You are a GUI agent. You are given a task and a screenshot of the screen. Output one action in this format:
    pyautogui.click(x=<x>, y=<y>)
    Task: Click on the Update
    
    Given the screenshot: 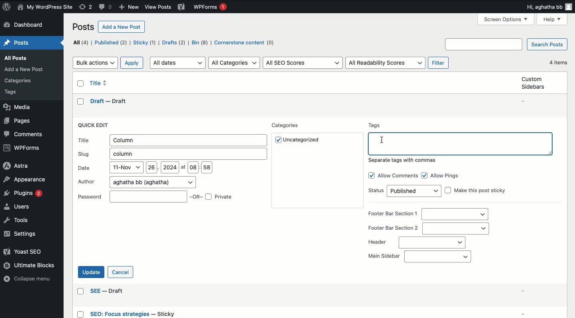 What is the action you would take?
    pyautogui.click(x=92, y=272)
    